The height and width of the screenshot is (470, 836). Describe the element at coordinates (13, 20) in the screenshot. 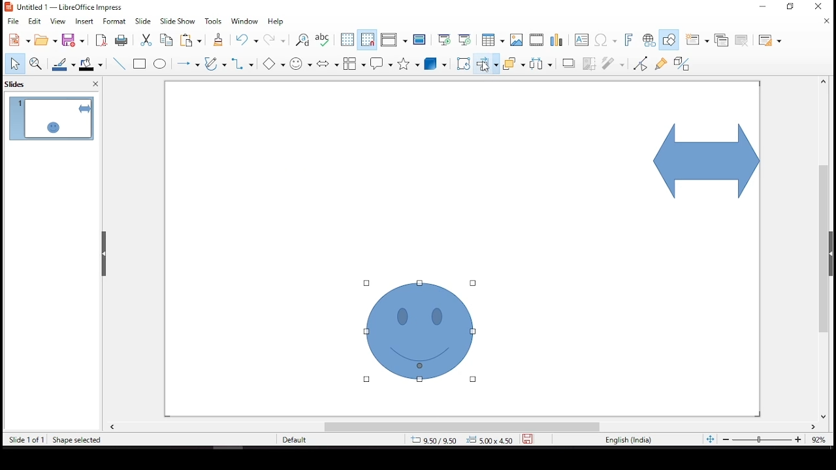

I see `file` at that location.